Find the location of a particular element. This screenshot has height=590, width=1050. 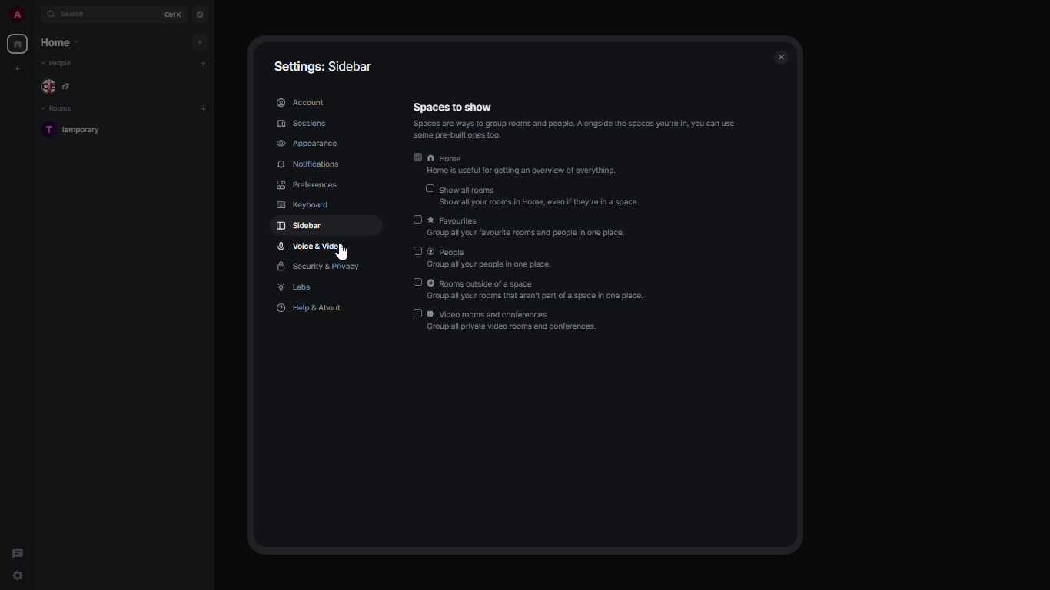

appearance is located at coordinates (306, 144).